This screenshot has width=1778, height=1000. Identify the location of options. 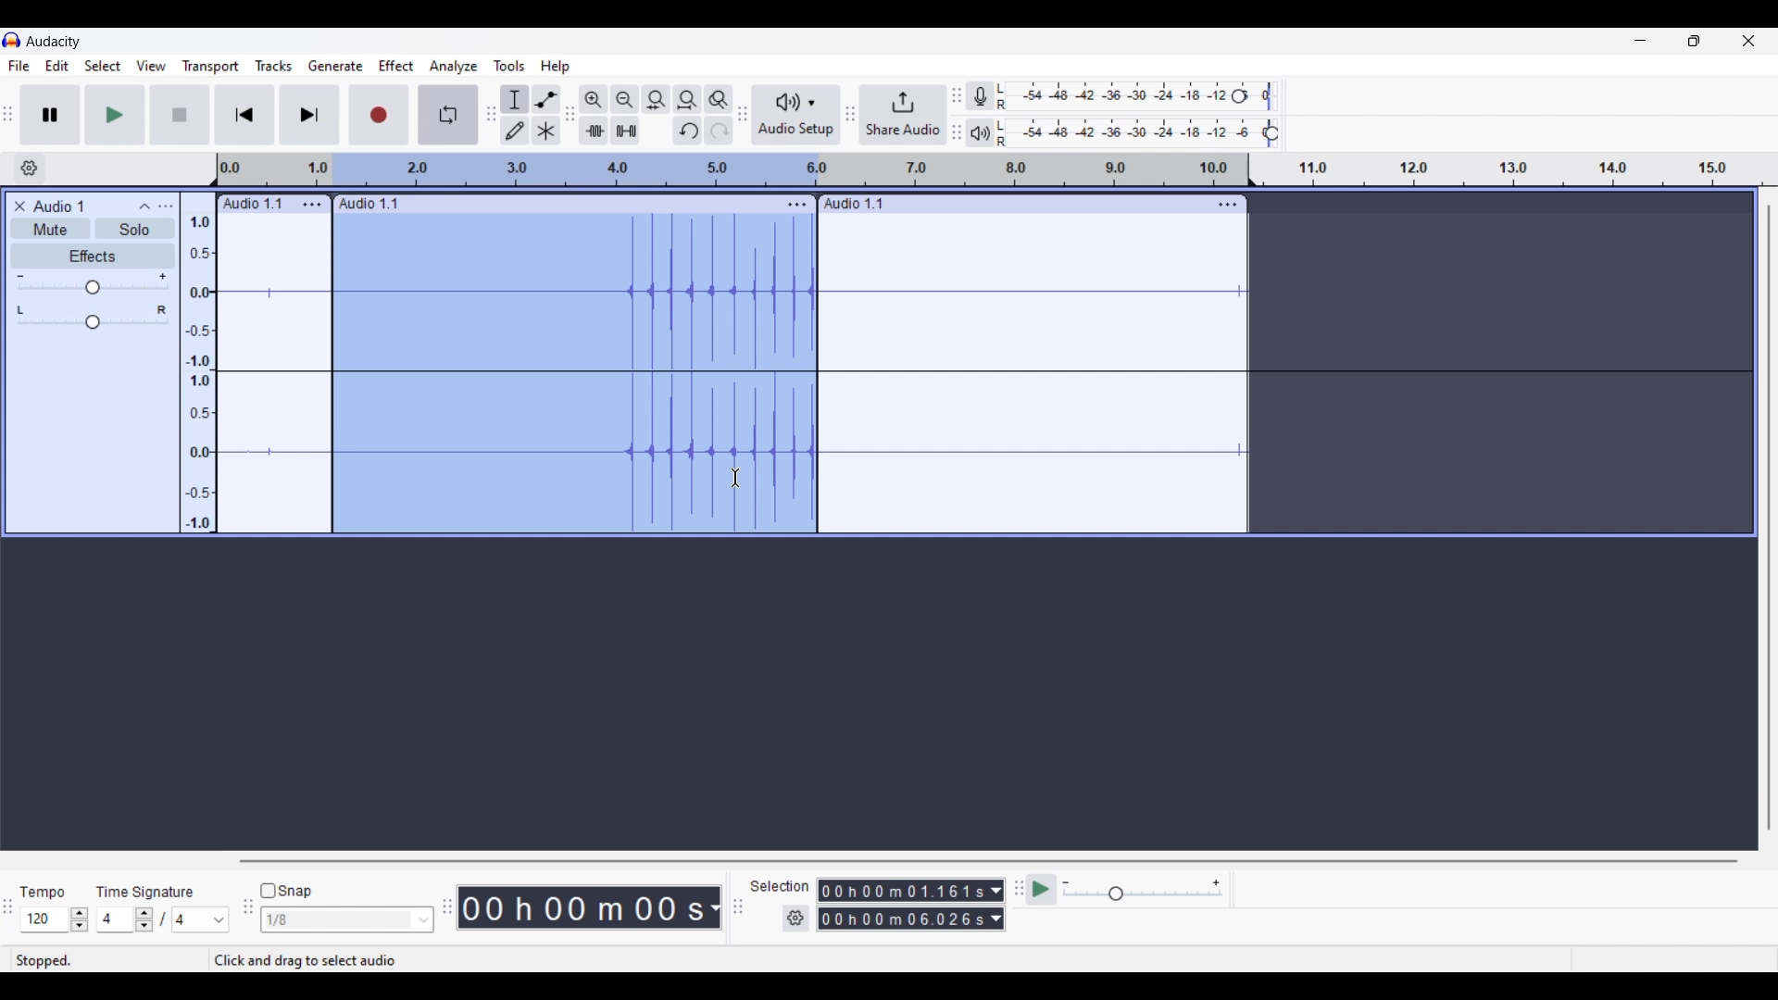
(1227, 206).